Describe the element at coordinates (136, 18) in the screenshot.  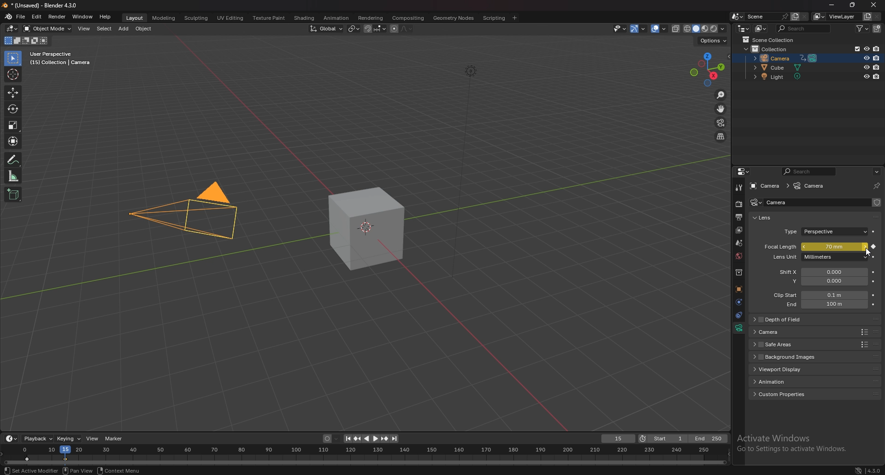
I see `layout` at that location.